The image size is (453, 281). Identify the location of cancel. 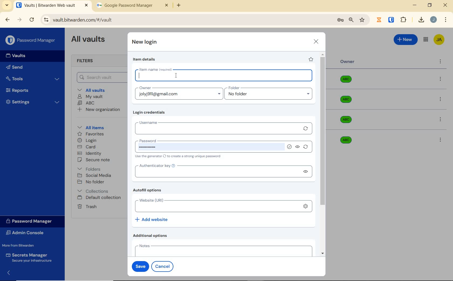
(163, 266).